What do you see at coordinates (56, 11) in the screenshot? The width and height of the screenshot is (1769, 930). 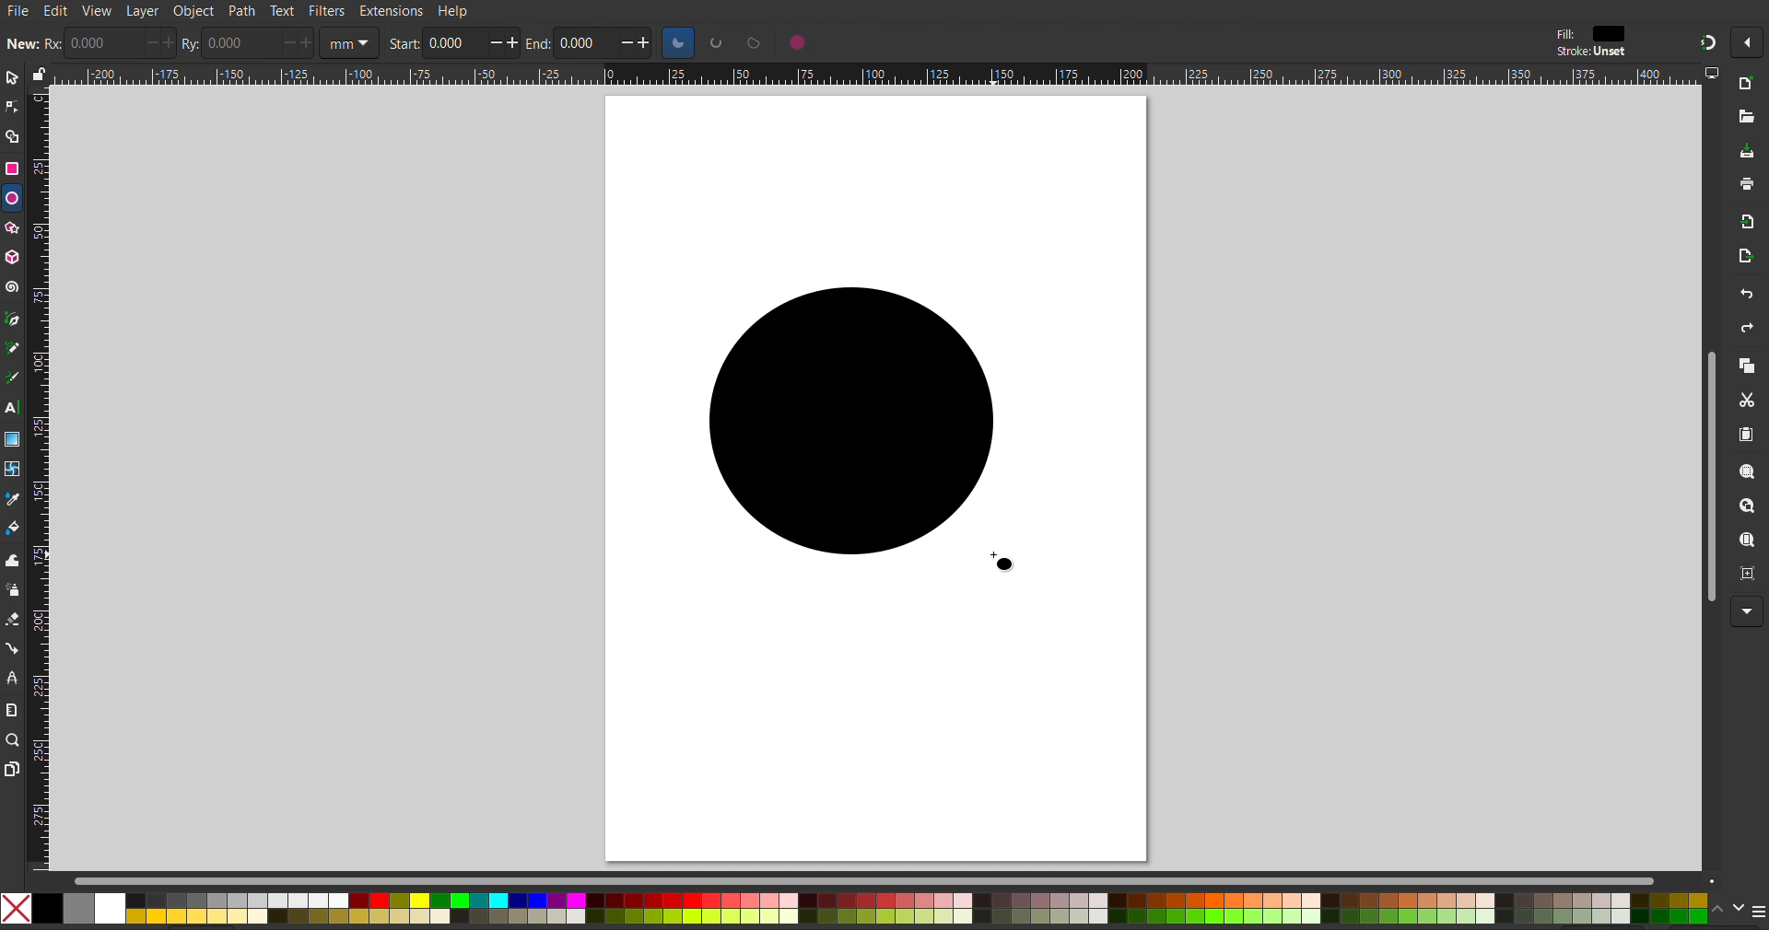 I see `Edit` at bounding box center [56, 11].